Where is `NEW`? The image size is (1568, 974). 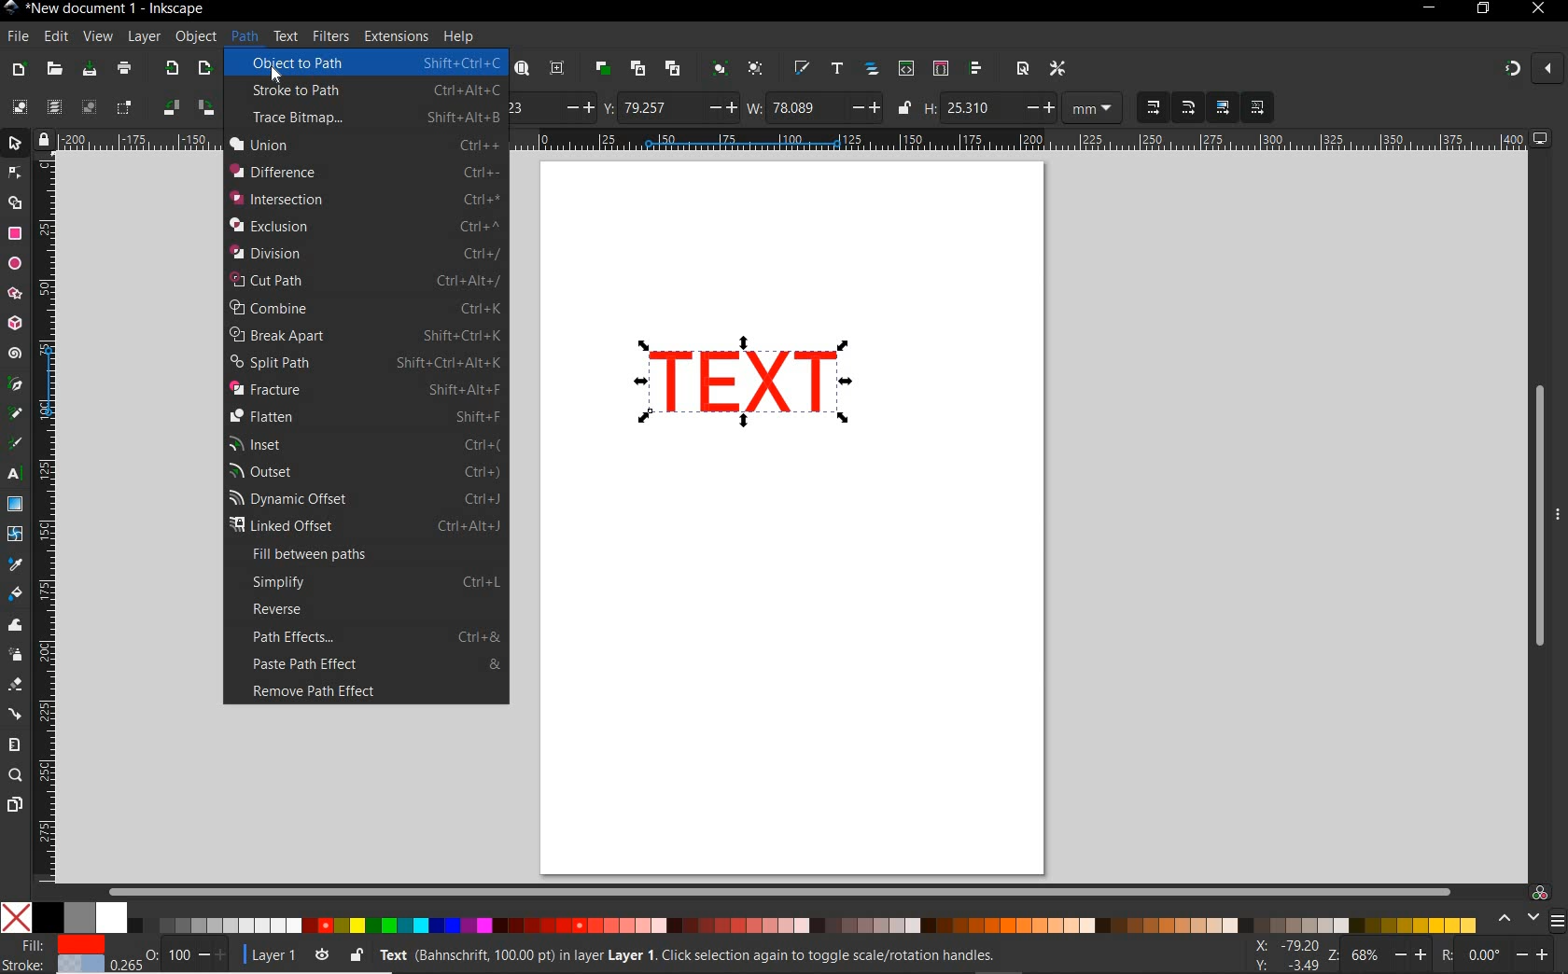
NEW is located at coordinates (18, 70).